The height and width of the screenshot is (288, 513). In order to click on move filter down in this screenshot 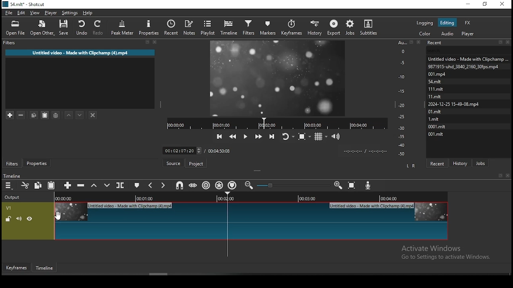, I will do `click(79, 114)`.